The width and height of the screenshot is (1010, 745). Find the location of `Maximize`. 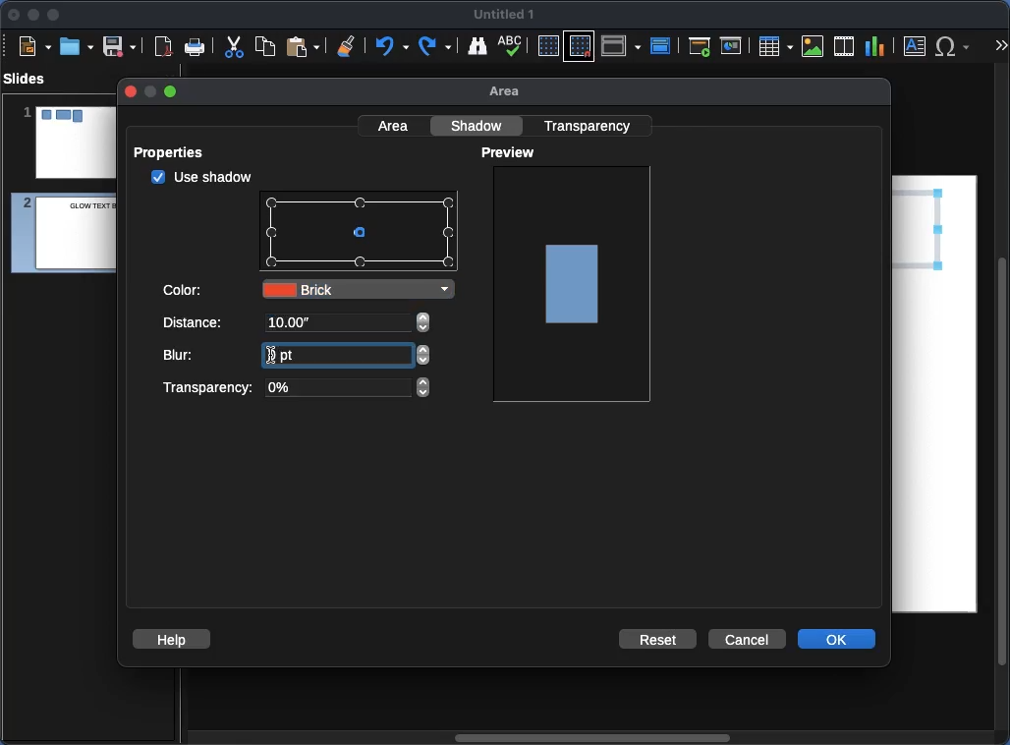

Maximize is located at coordinates (54, 17).